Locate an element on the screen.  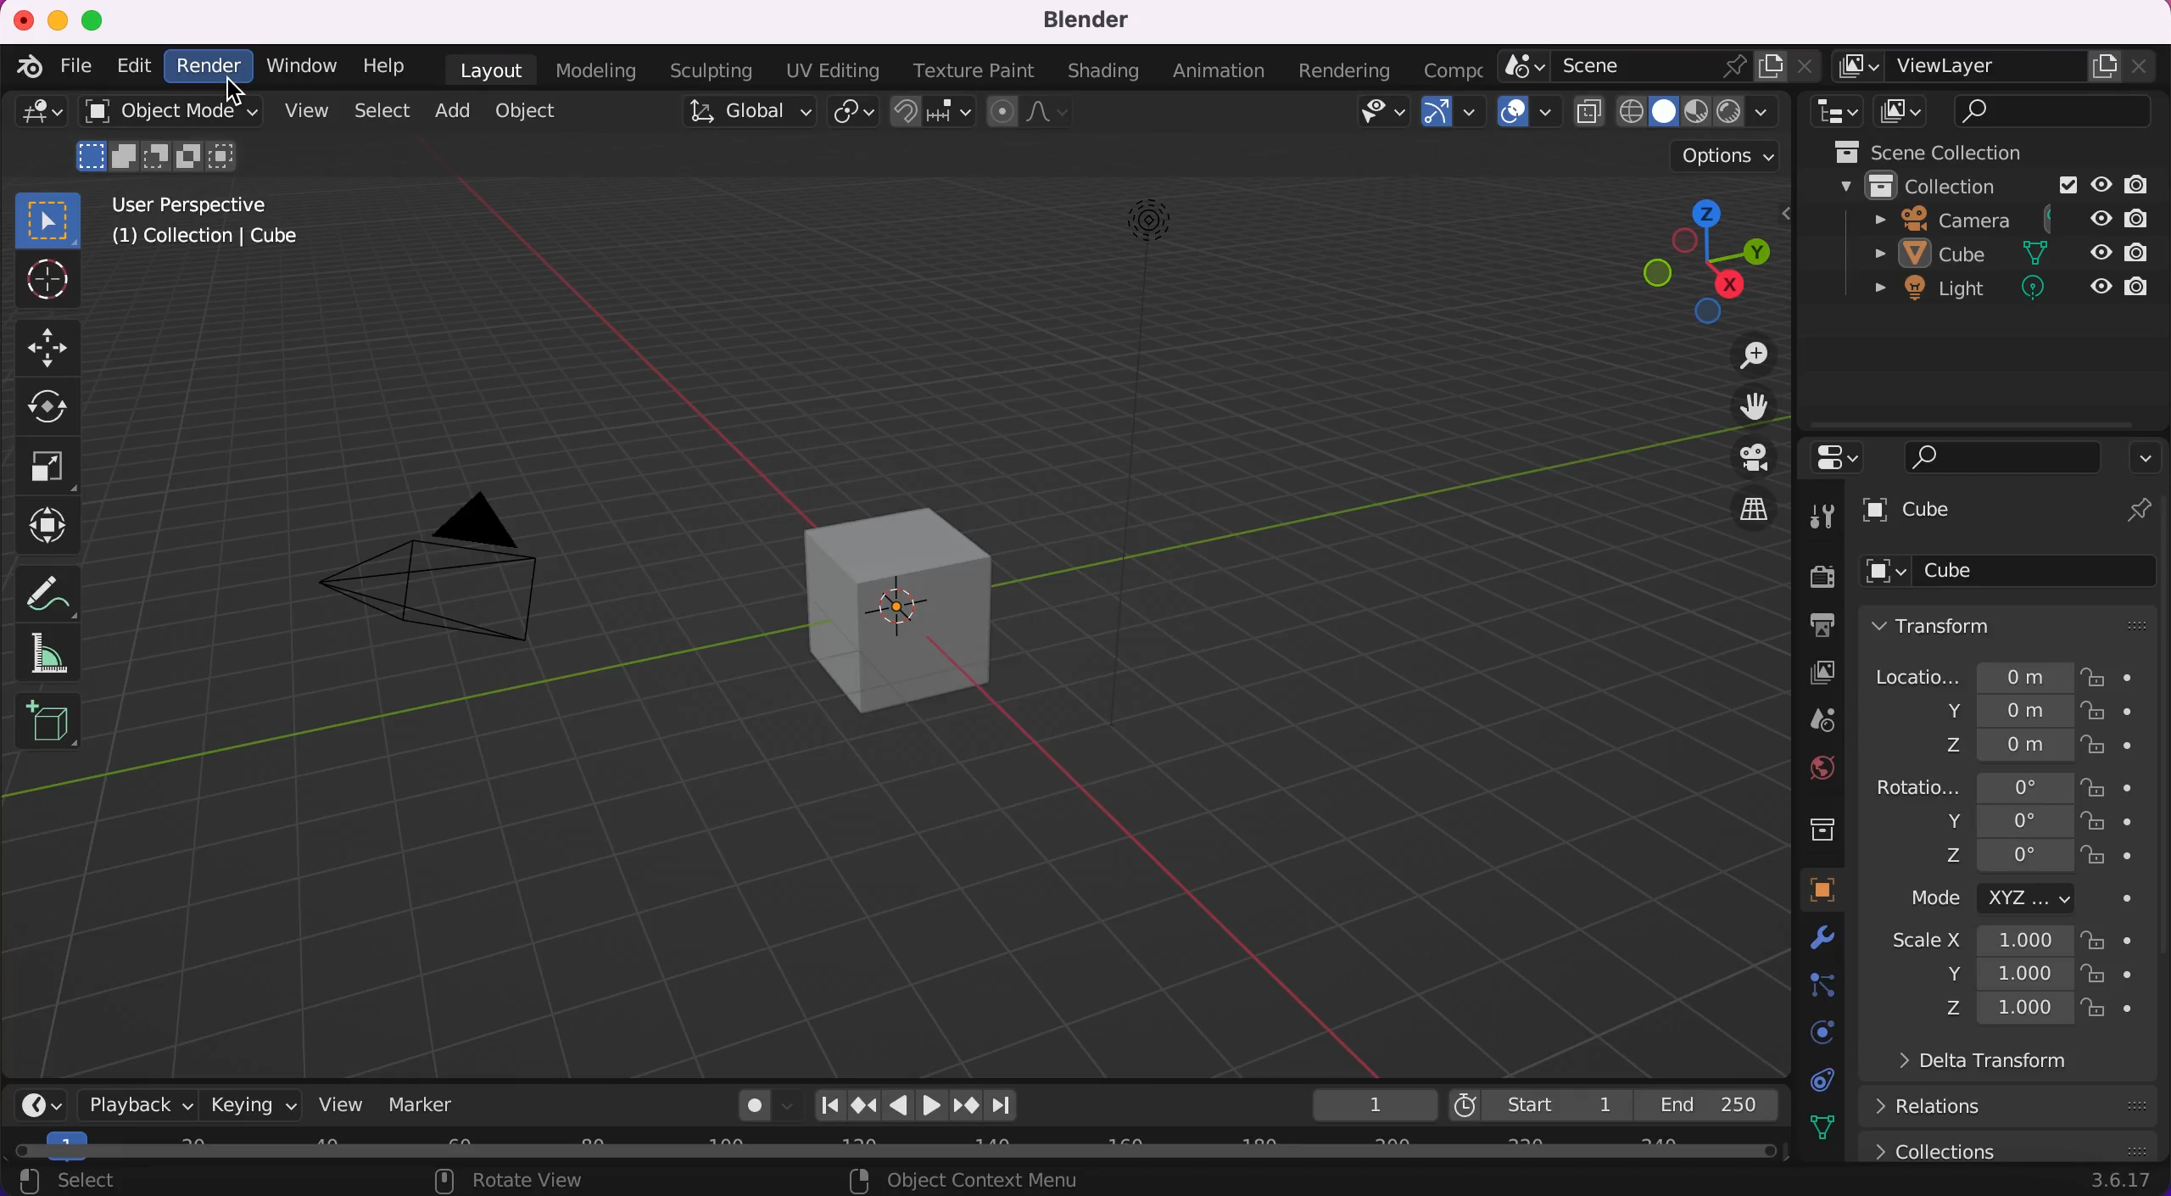
search bar is located at coordinates (2054, 110).